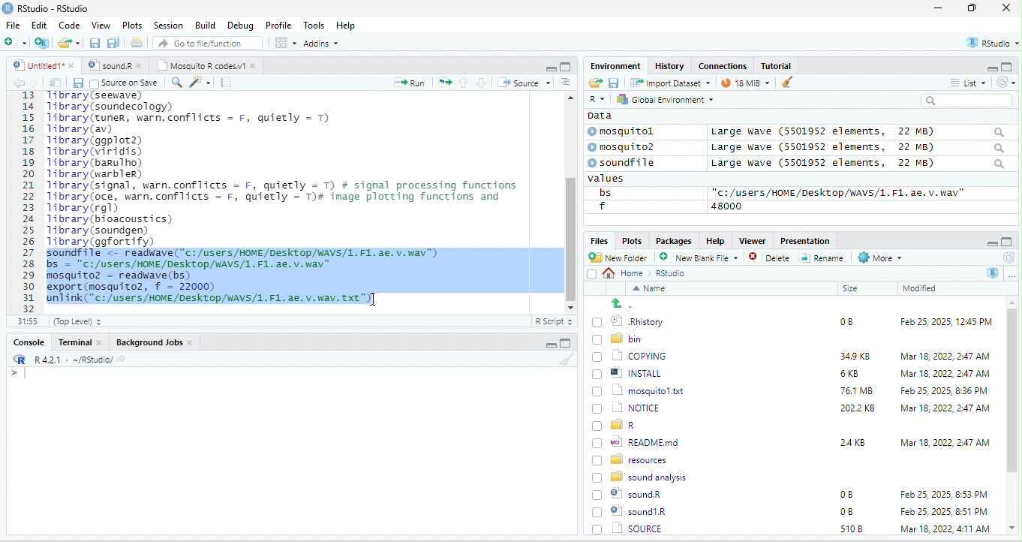 The image size is (1022, 542). Describe the element at coordinates (549, 345) in the screenshot. I see `minimize` at that location.